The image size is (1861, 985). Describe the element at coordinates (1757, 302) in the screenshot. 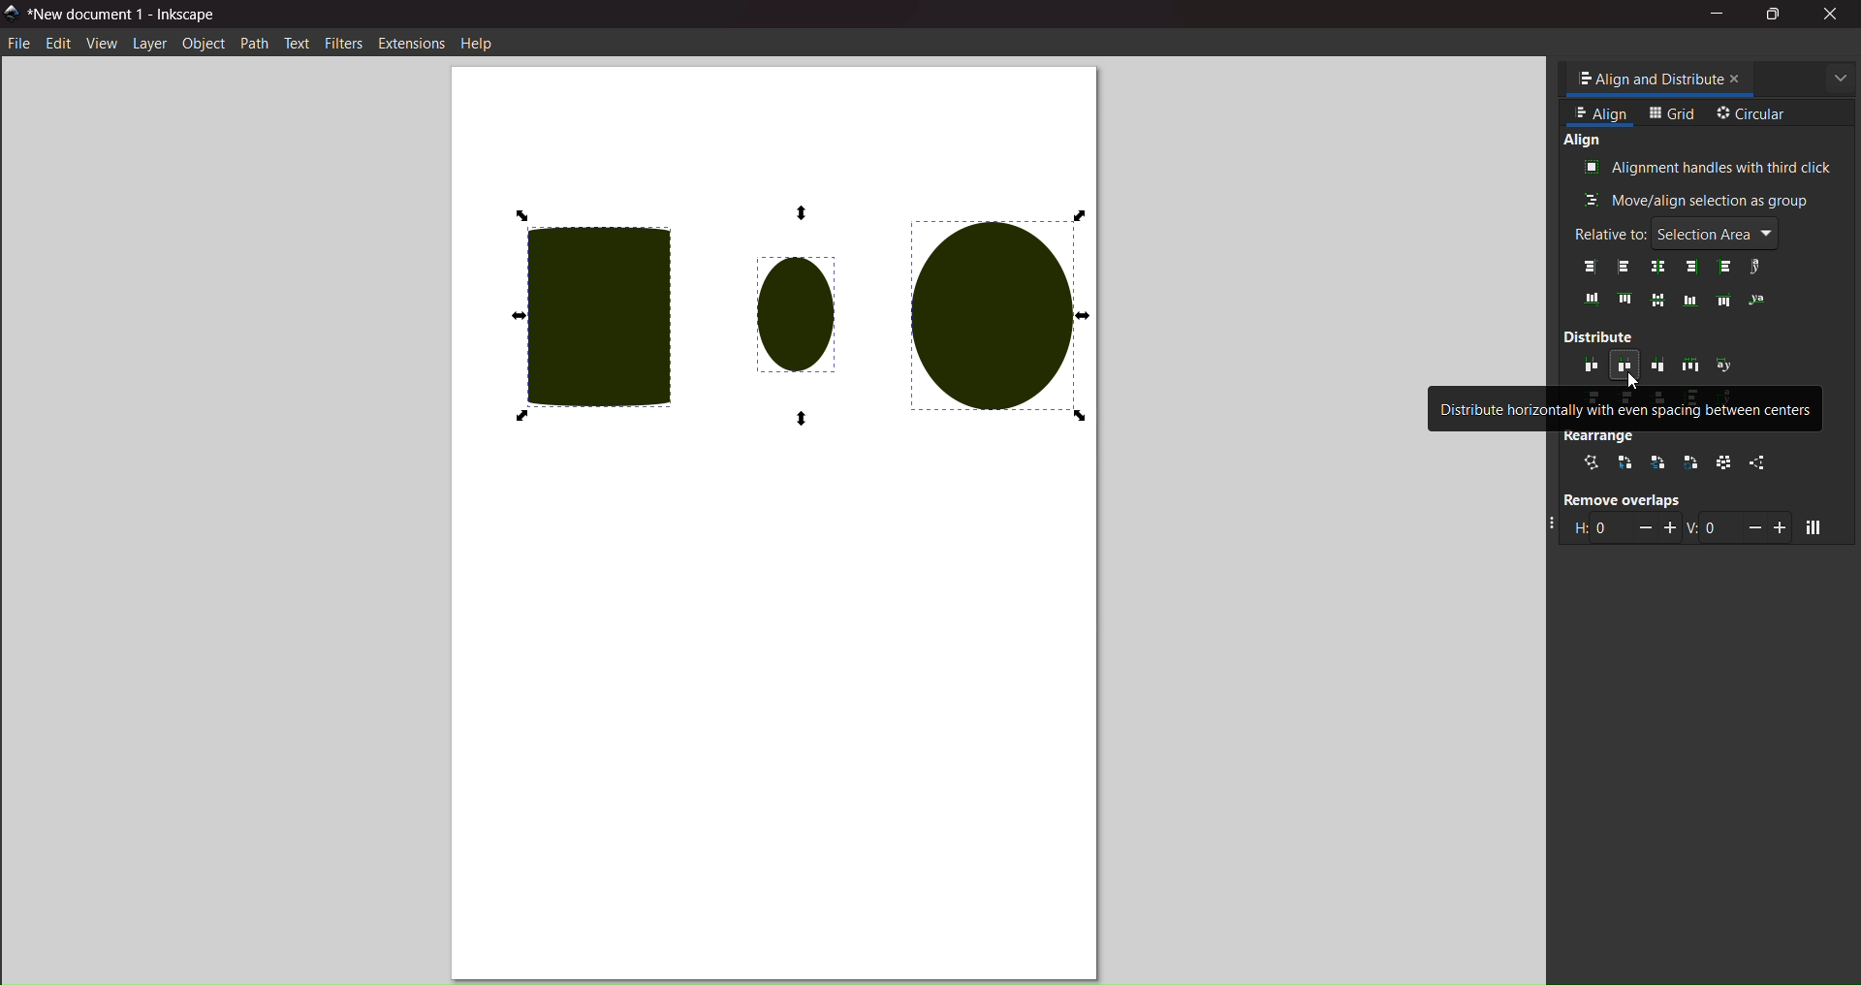

I see `text anchor vertically` at that location.